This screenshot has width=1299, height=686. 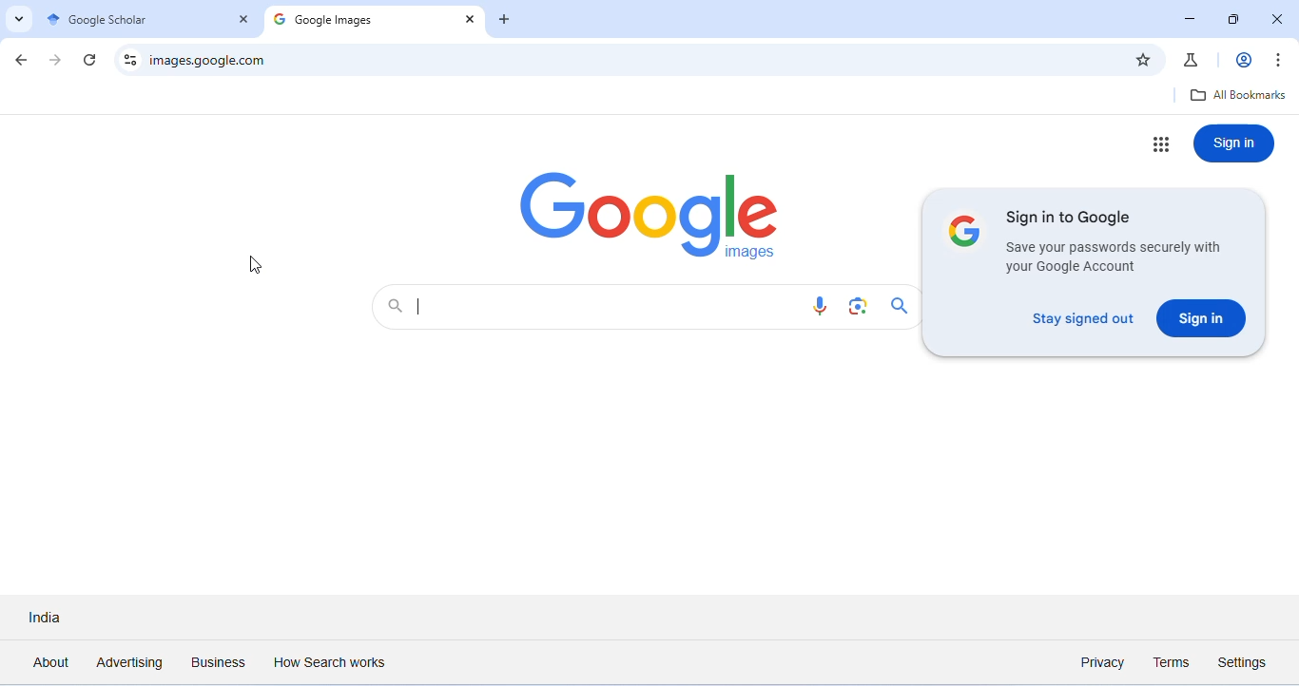 I want to click on close tab, so click(x=467, y=20).